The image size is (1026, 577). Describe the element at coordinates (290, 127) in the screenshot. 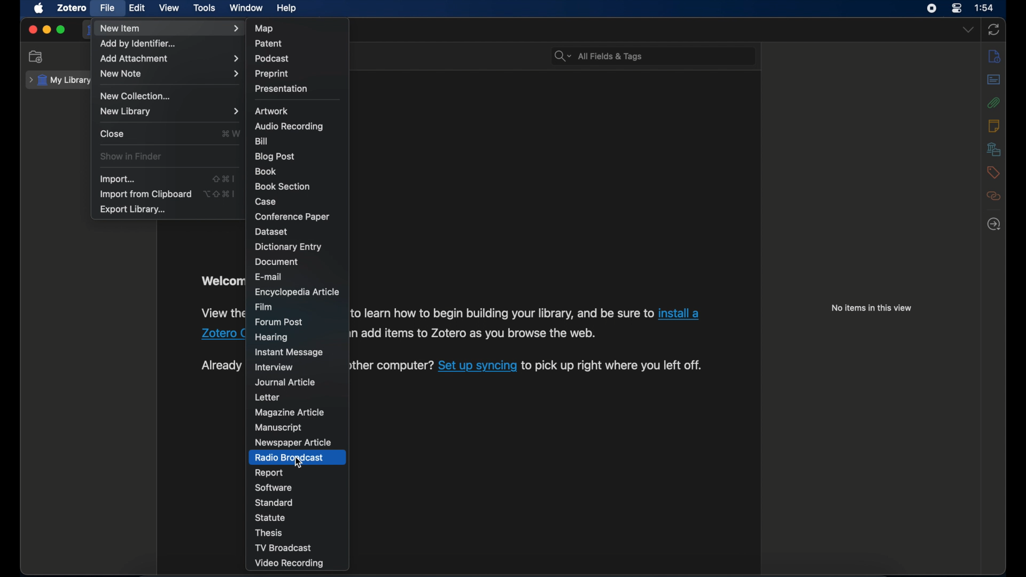

I see `audio recording` at that location.